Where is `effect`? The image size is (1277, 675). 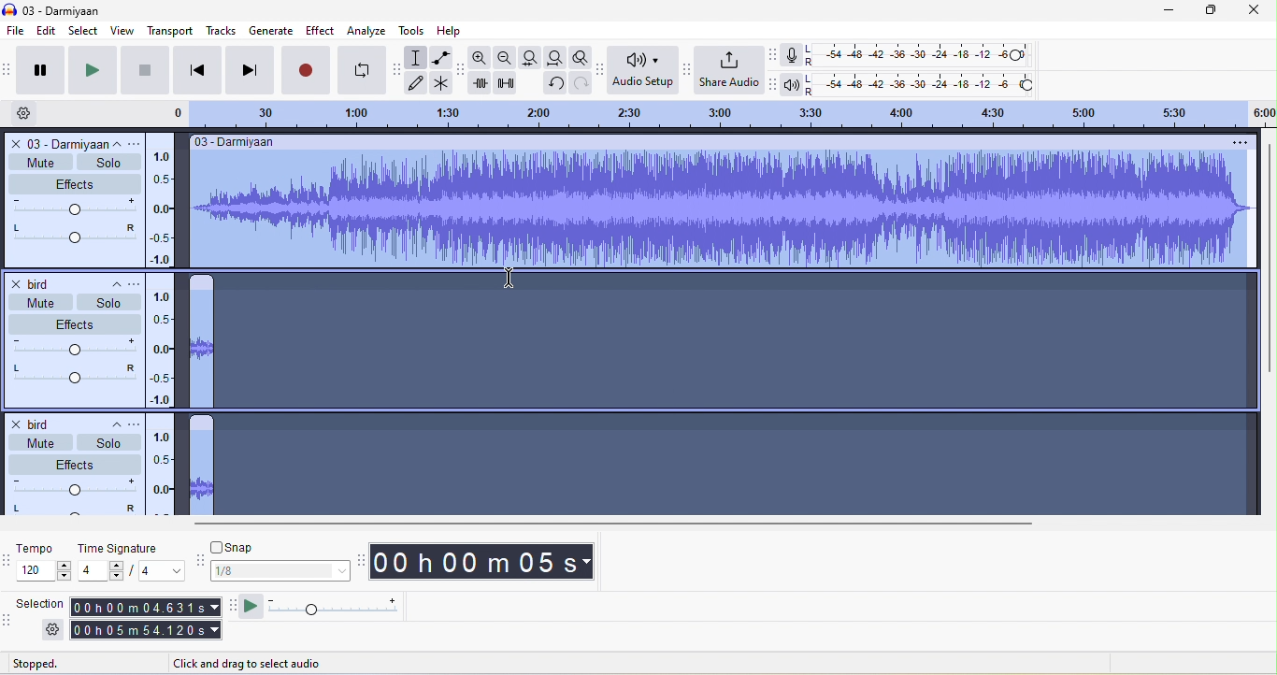
effect is located at coordinates (320, 32).